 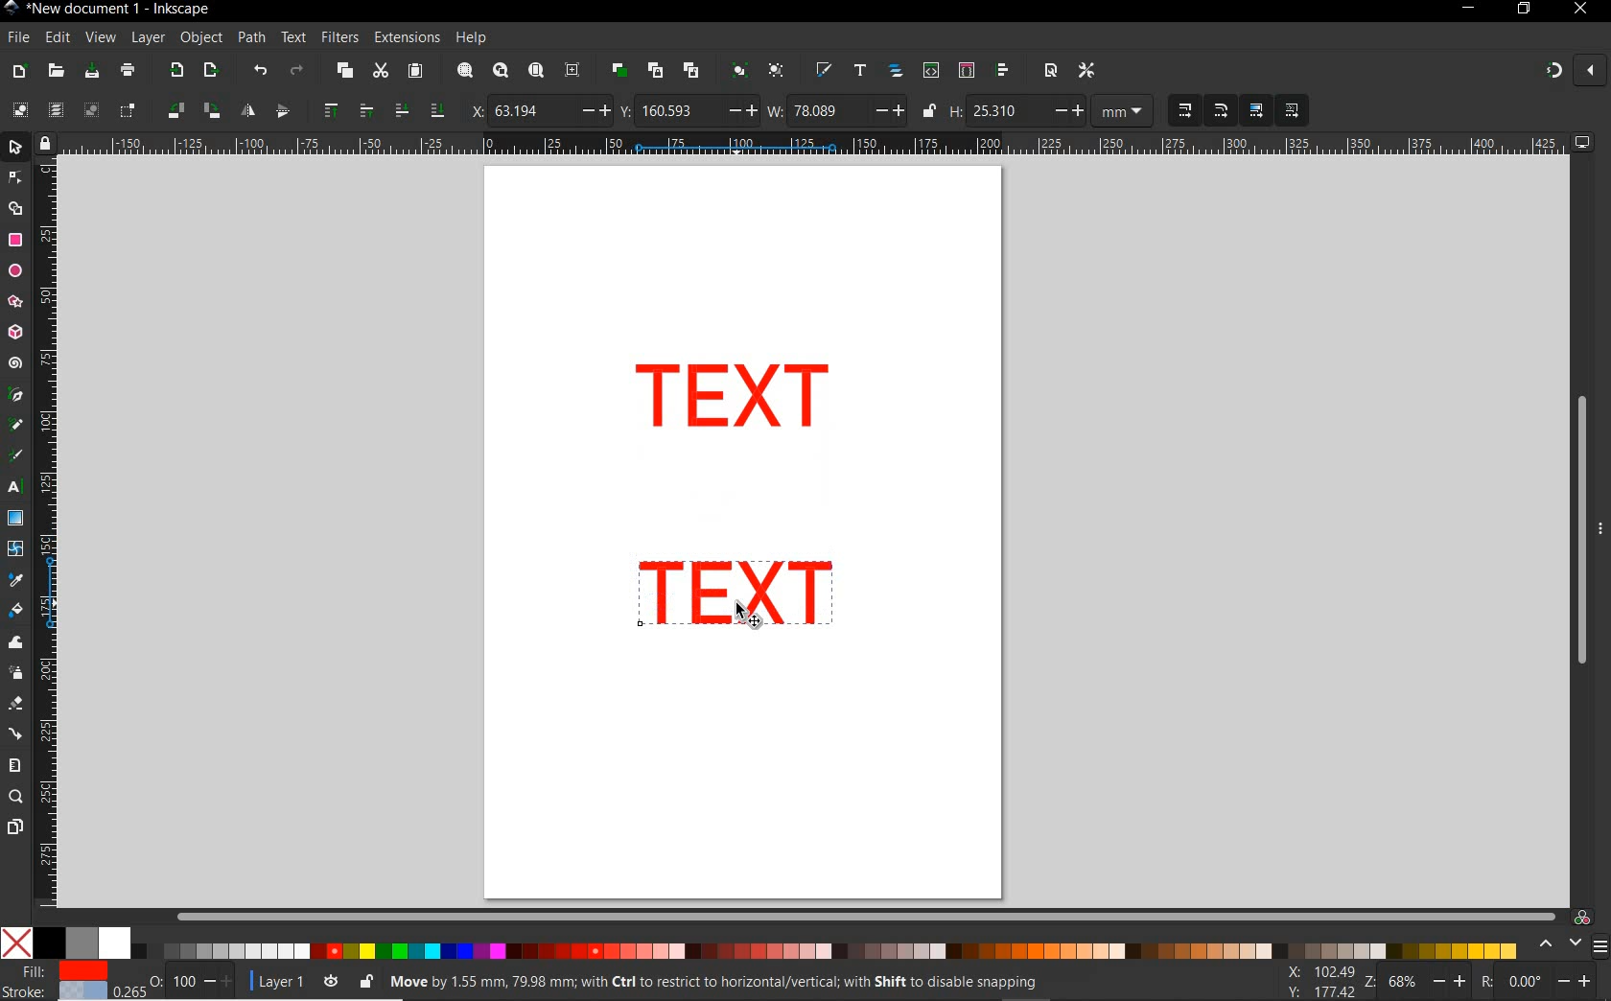 What do you see at coordinates (128, 111) in the screenshot?
I see `toggle selection box to select all touched objects` at bounding box center [128, 111].